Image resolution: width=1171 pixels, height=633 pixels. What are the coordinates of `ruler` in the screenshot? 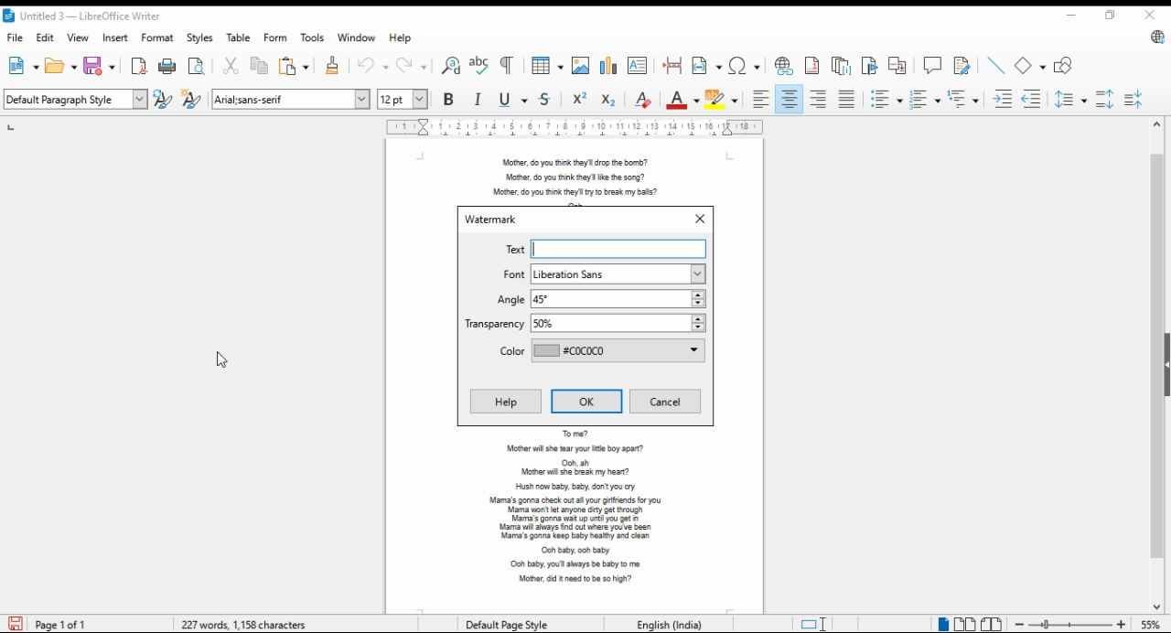 It's located at (574, 128).